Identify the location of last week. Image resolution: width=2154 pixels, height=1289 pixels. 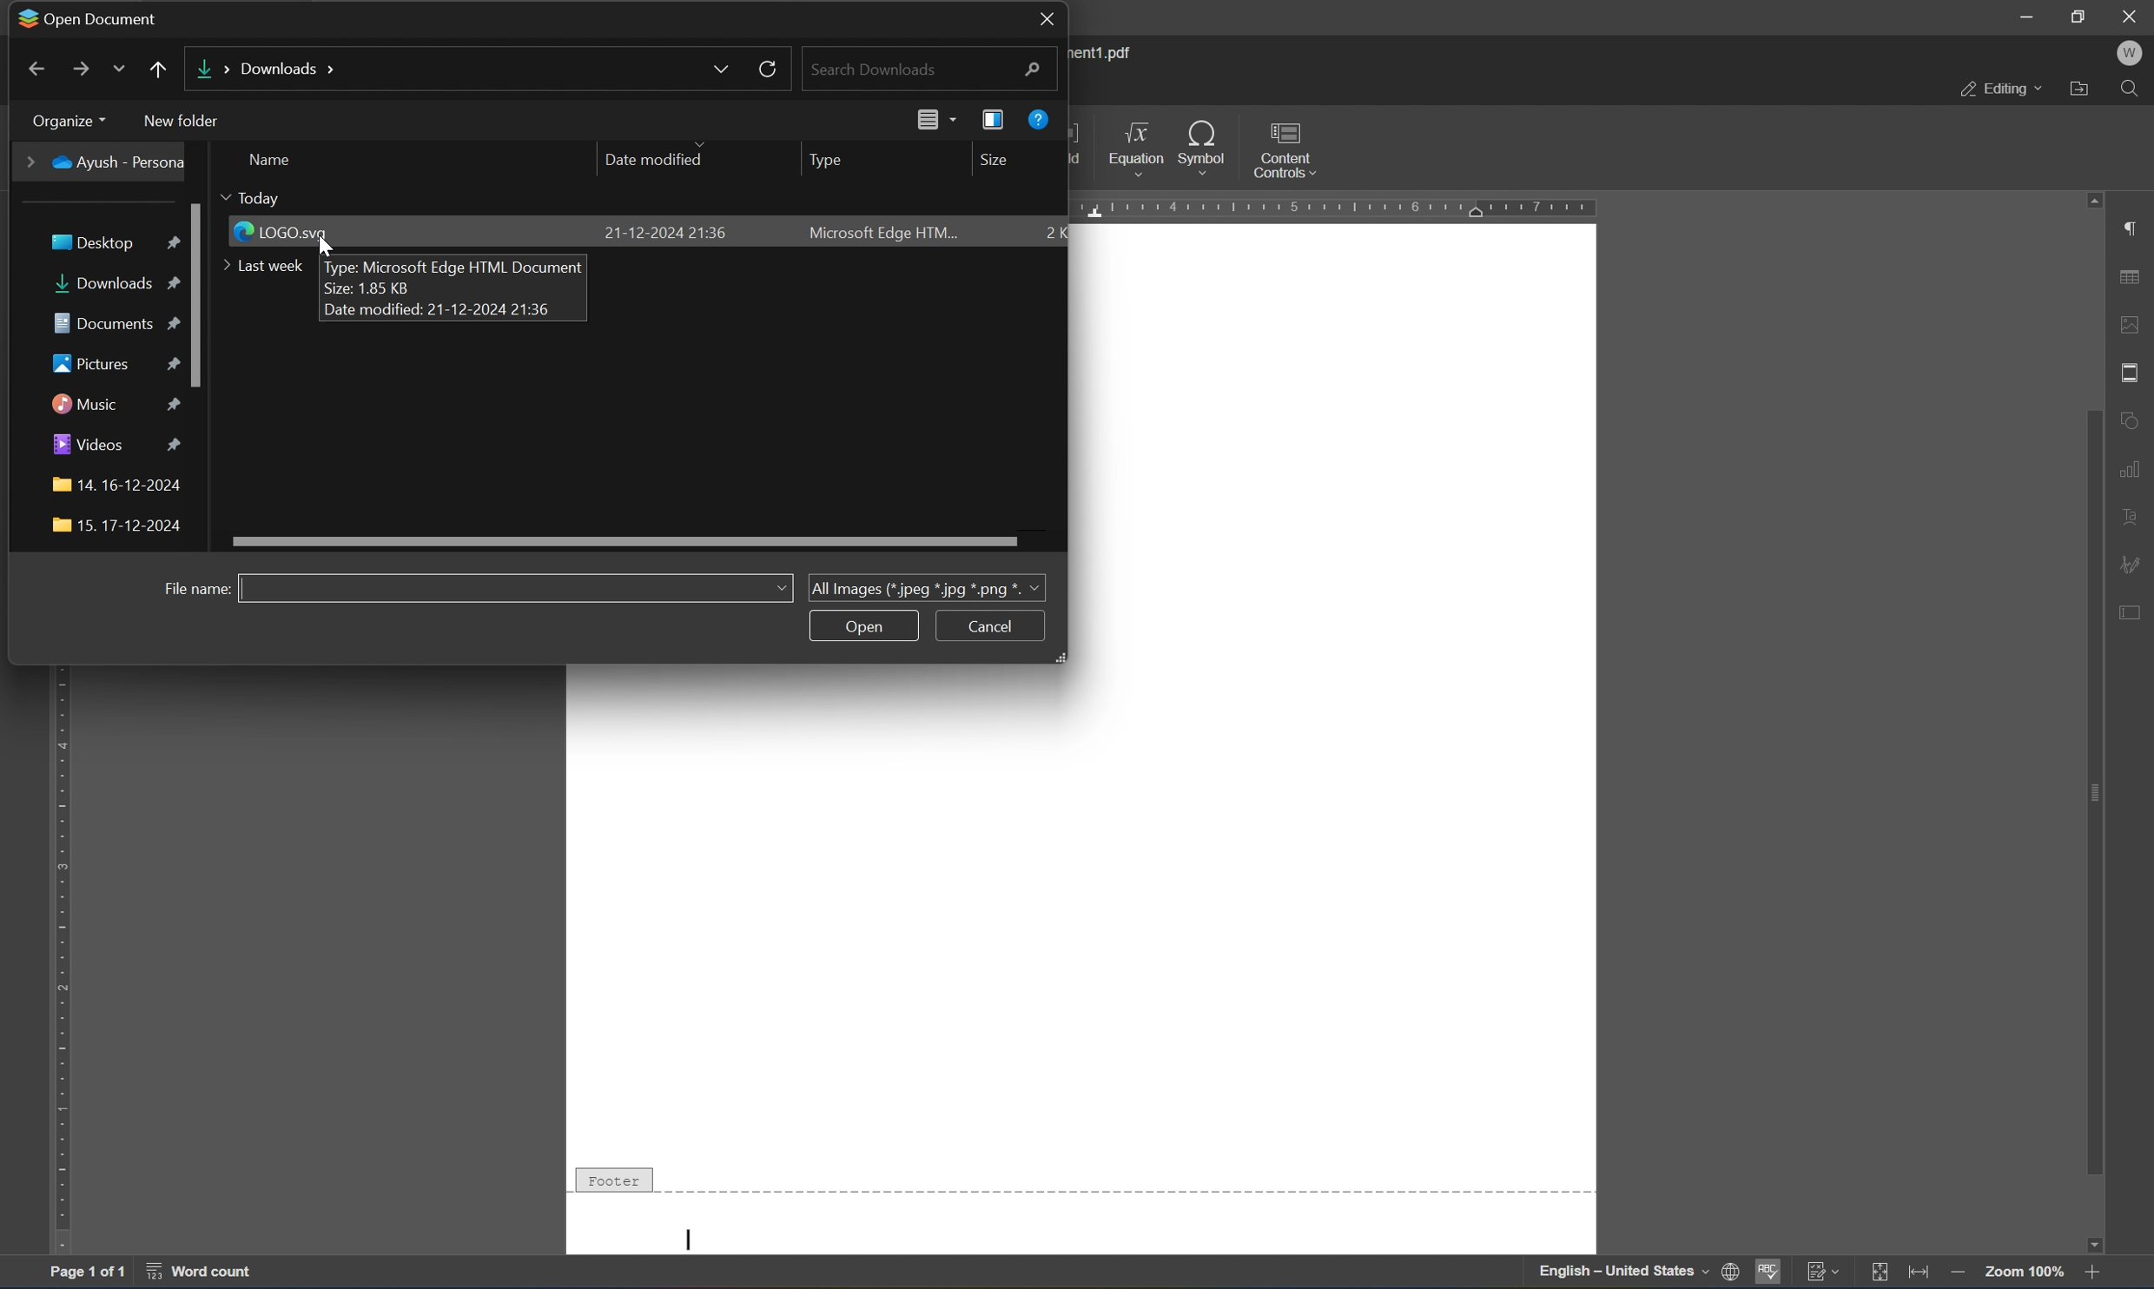
(267, 266).